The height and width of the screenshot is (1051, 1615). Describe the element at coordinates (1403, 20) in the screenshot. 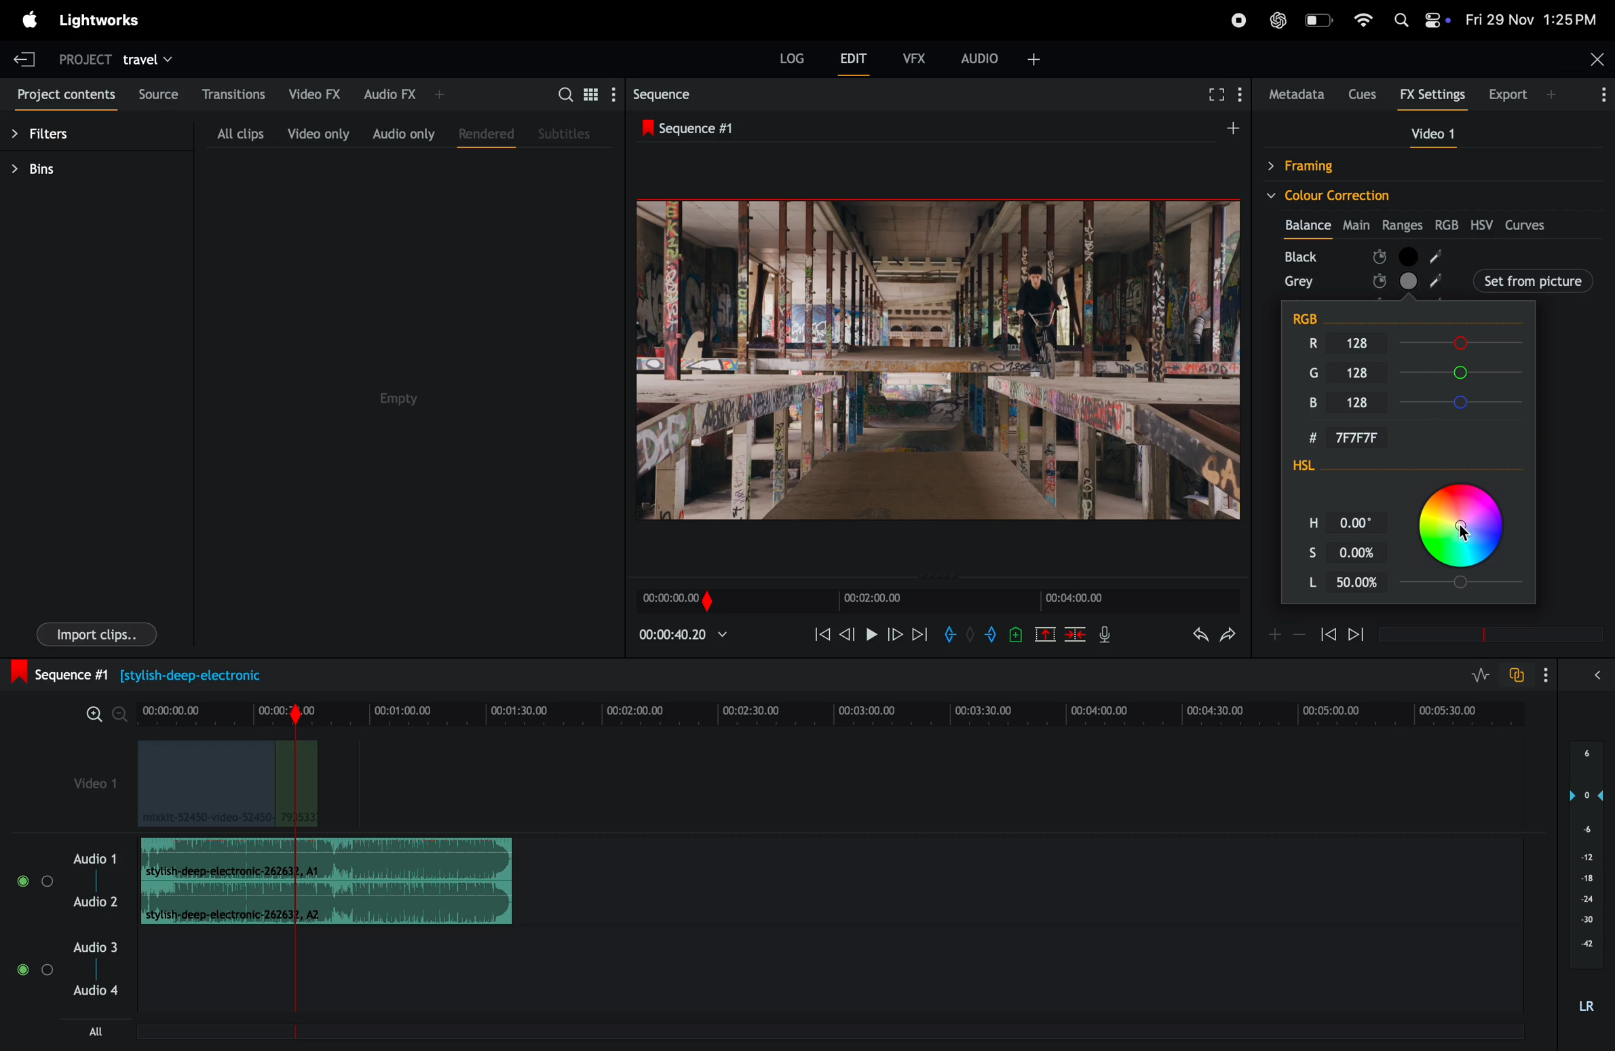

I see `Spotlight` at that location.